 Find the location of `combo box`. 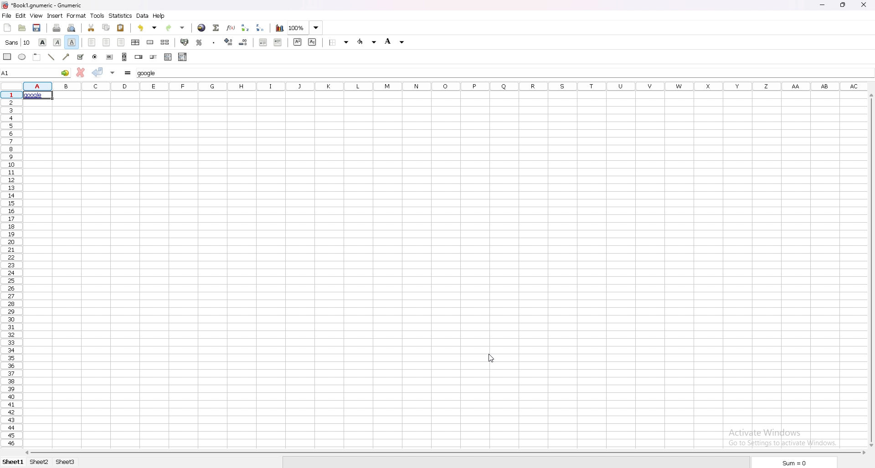

combo box is located at coordinates (182, 56).